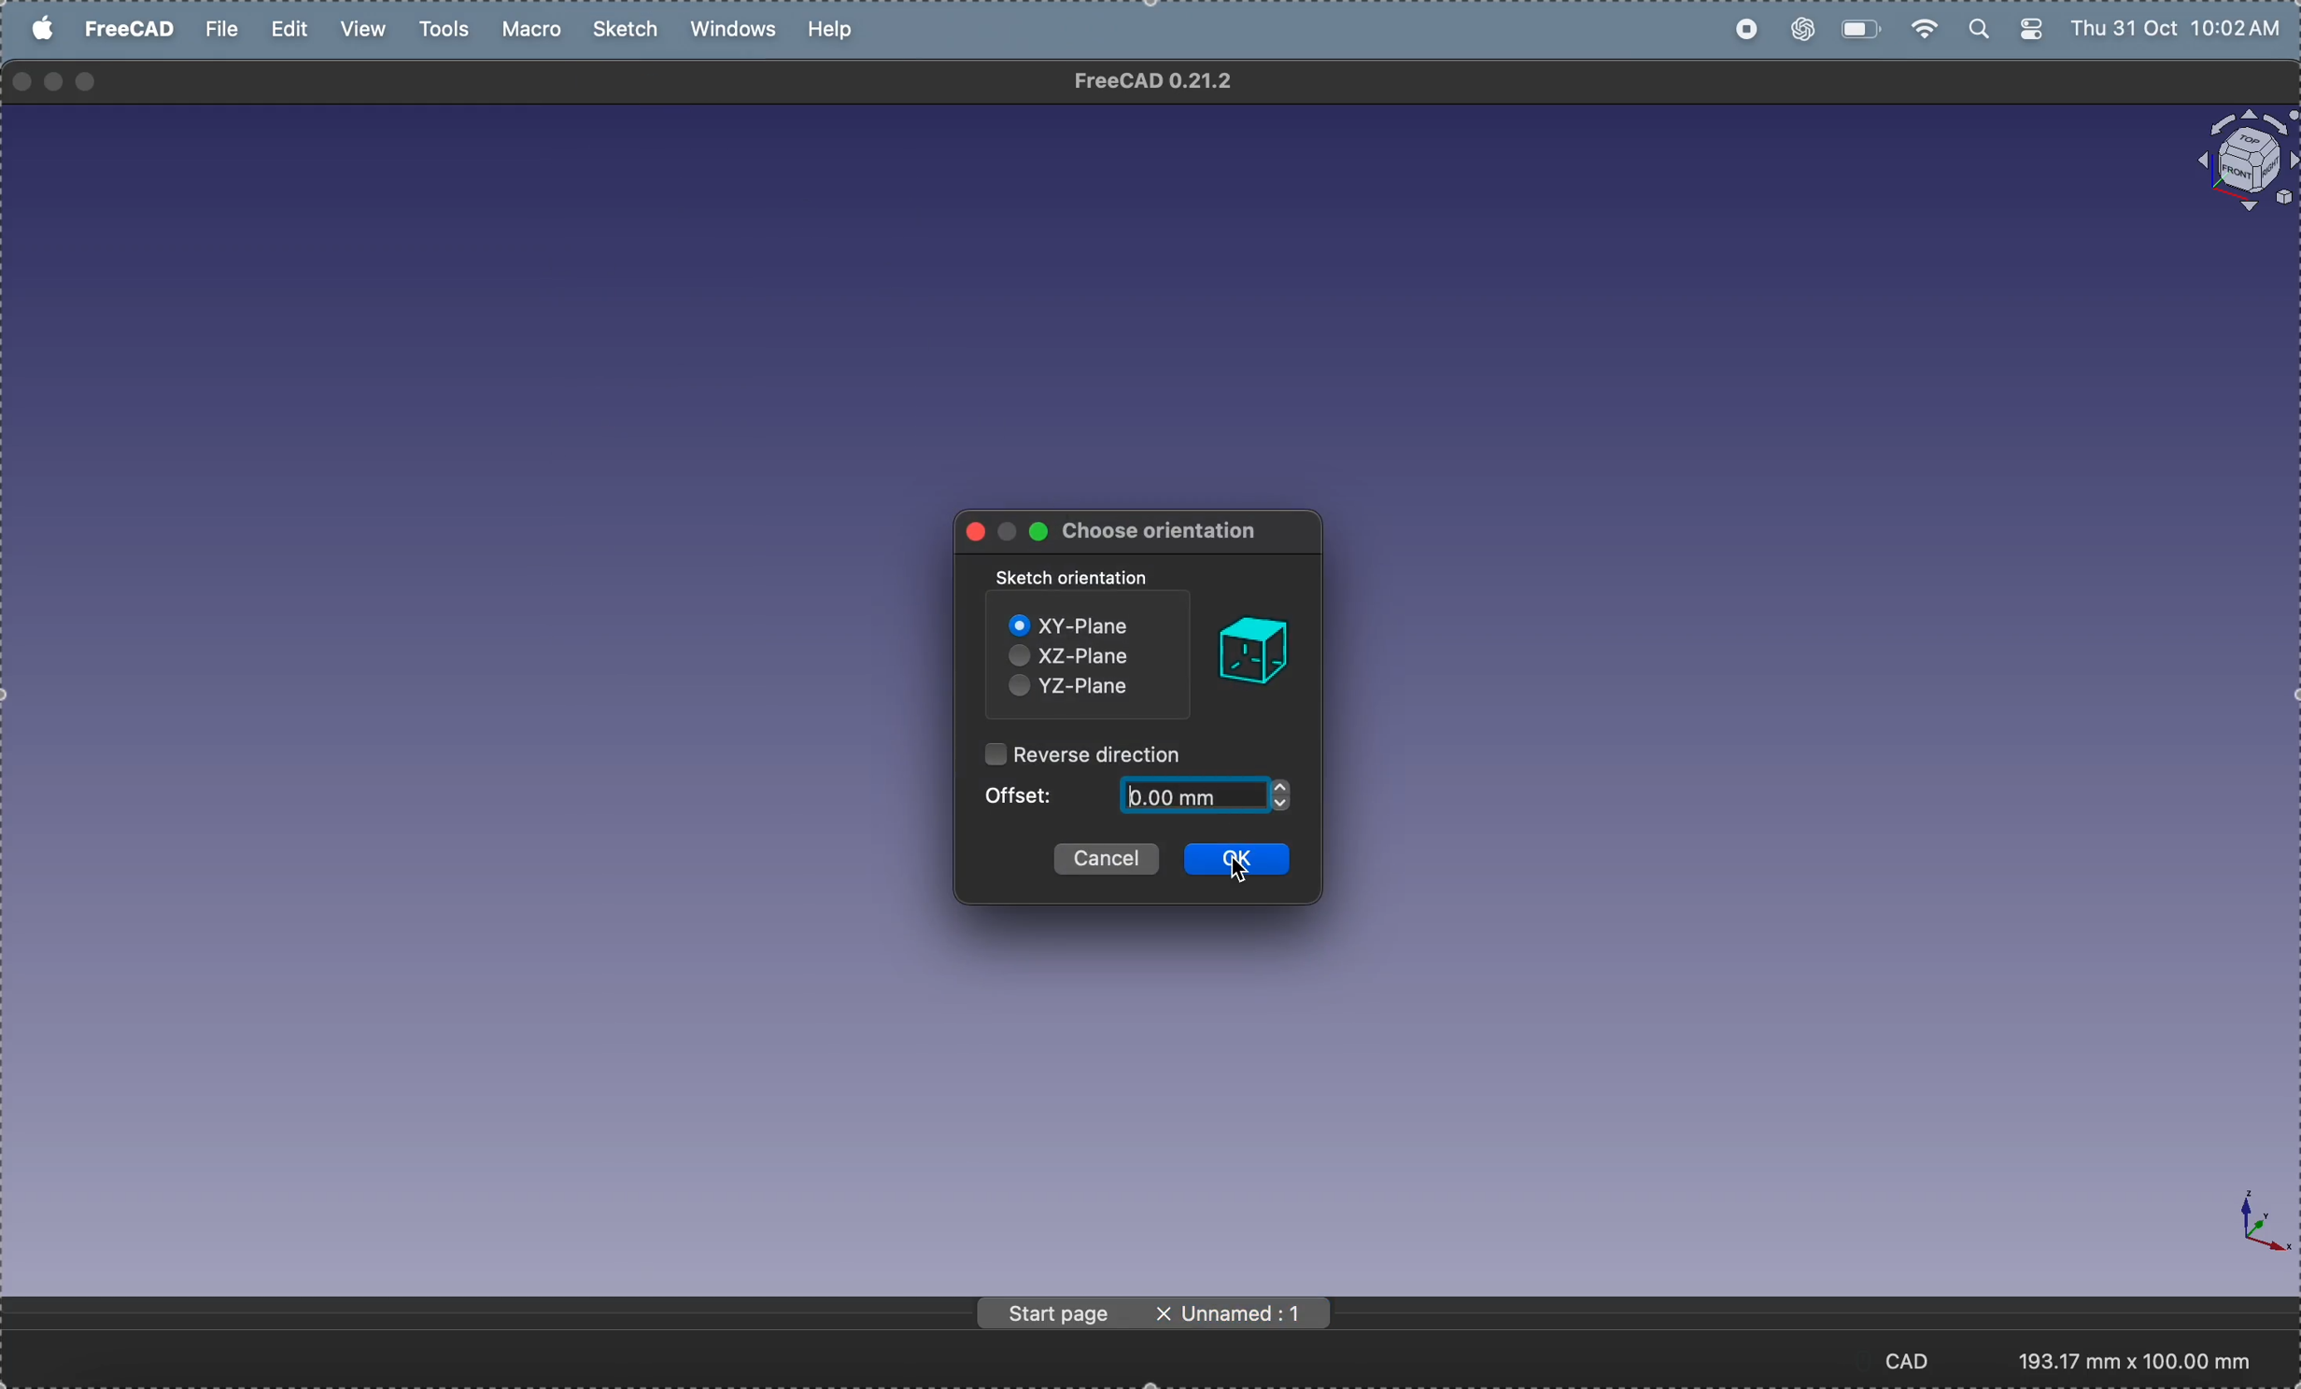 The height and width of the screenshot is (1389, 2301). Describe the element at coordinates (1243, 860) in the screenshot. I see `okay` at that location.